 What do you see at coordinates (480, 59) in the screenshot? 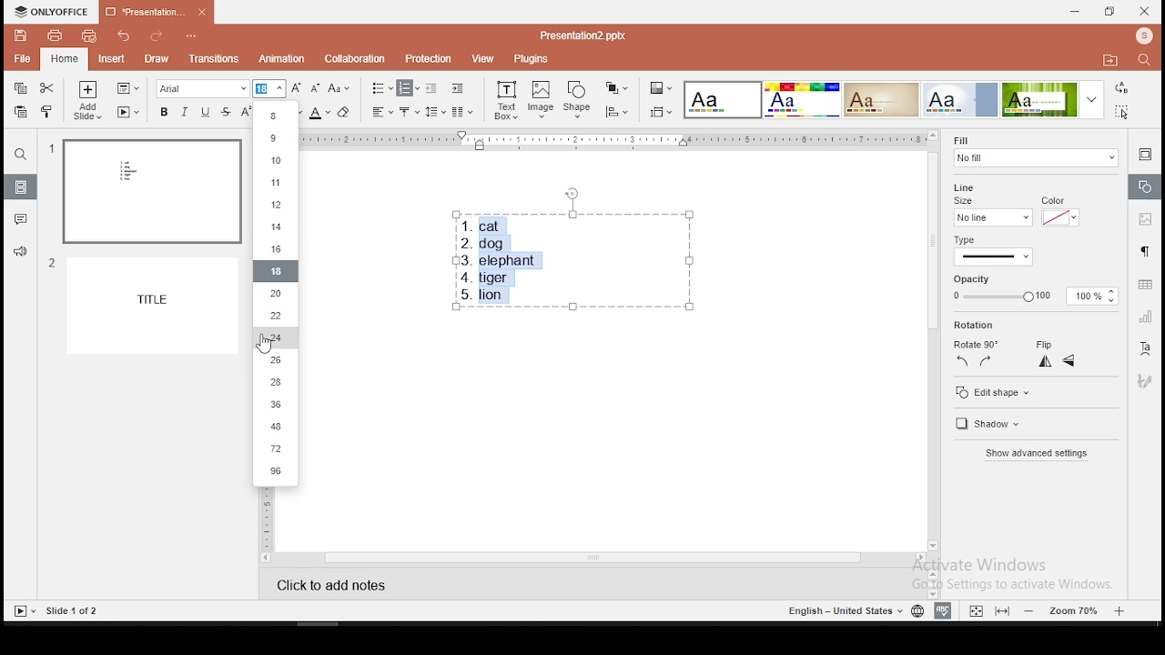
I see `view` at bounding box center [480, 59].